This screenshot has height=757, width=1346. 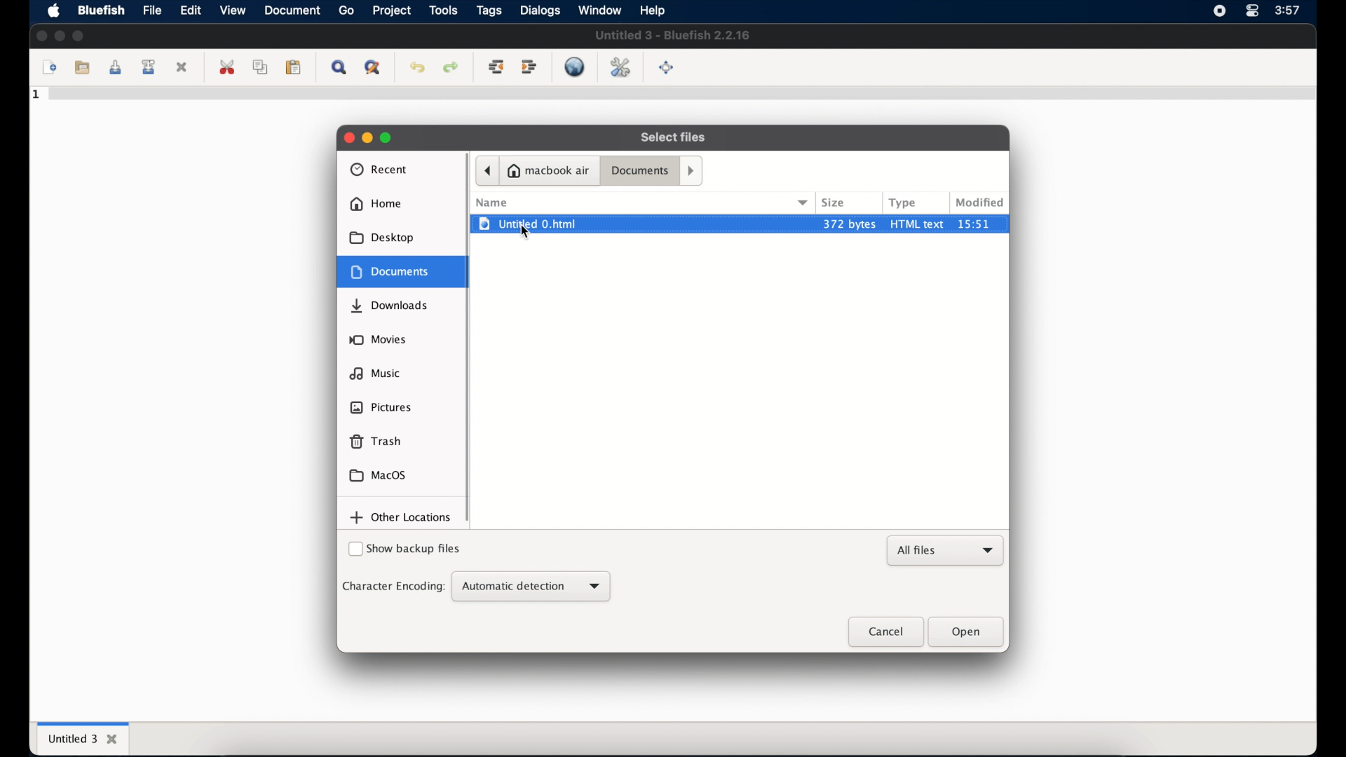 I want to click on tags, so click(x=489, y=11).